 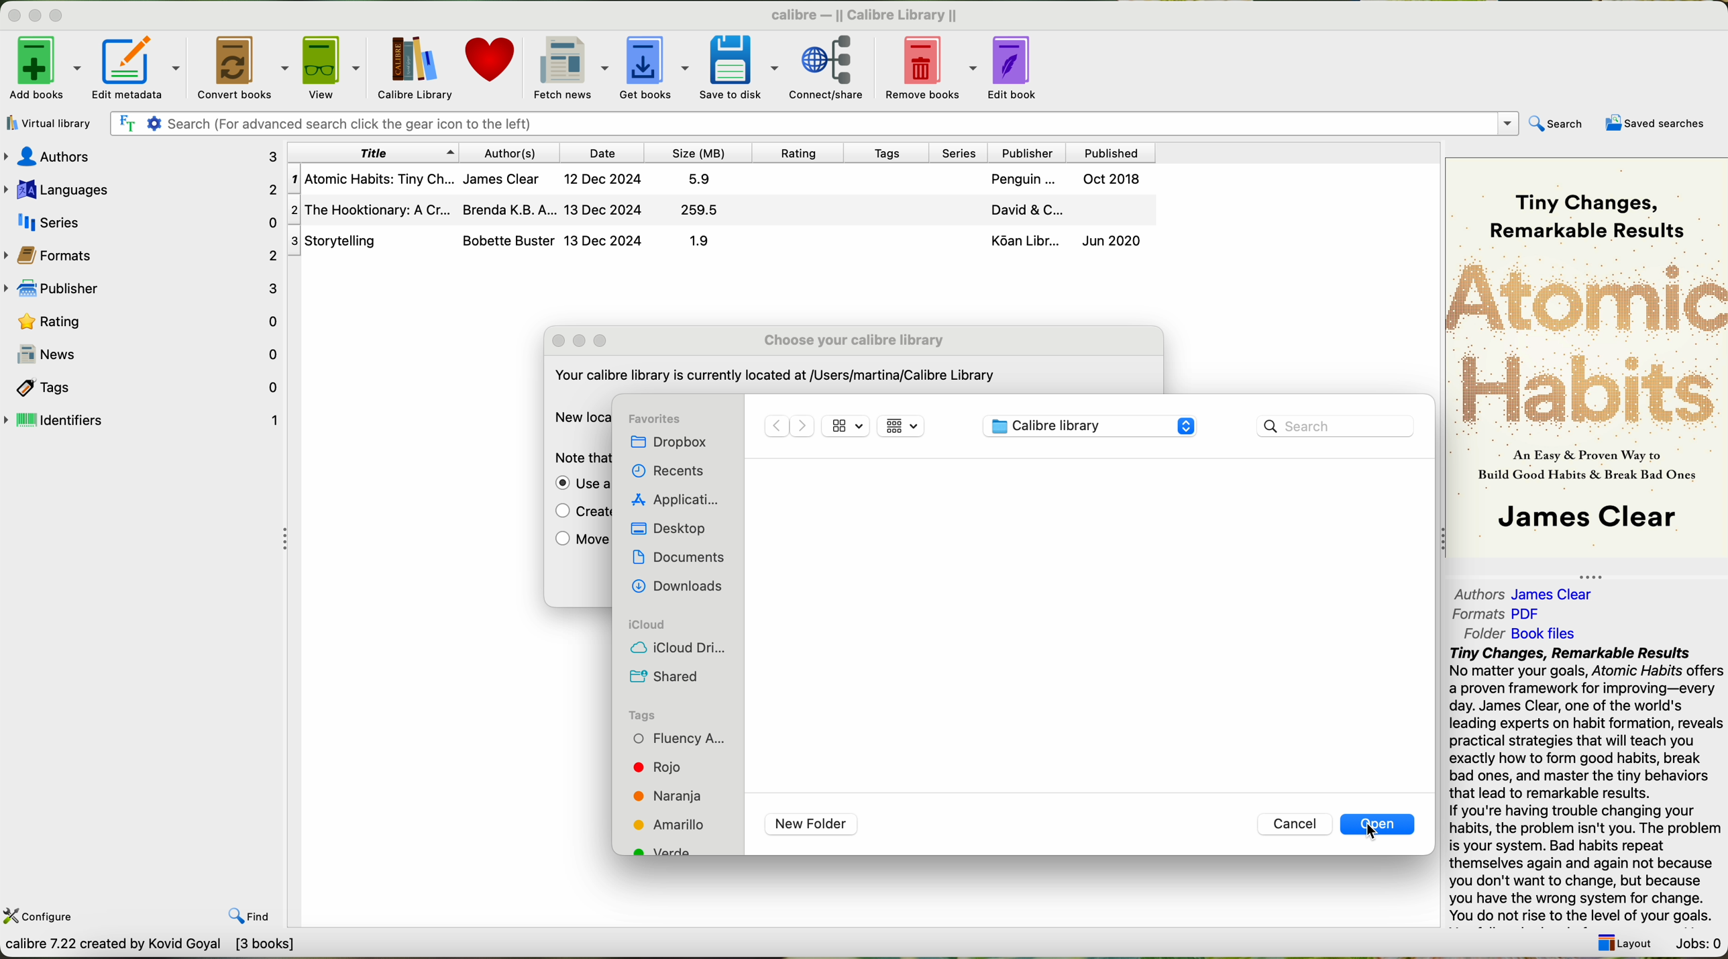 What do you see at coordinates (559, 484) in the screenshot?
I see `check box` at bounding box center [559, 484].